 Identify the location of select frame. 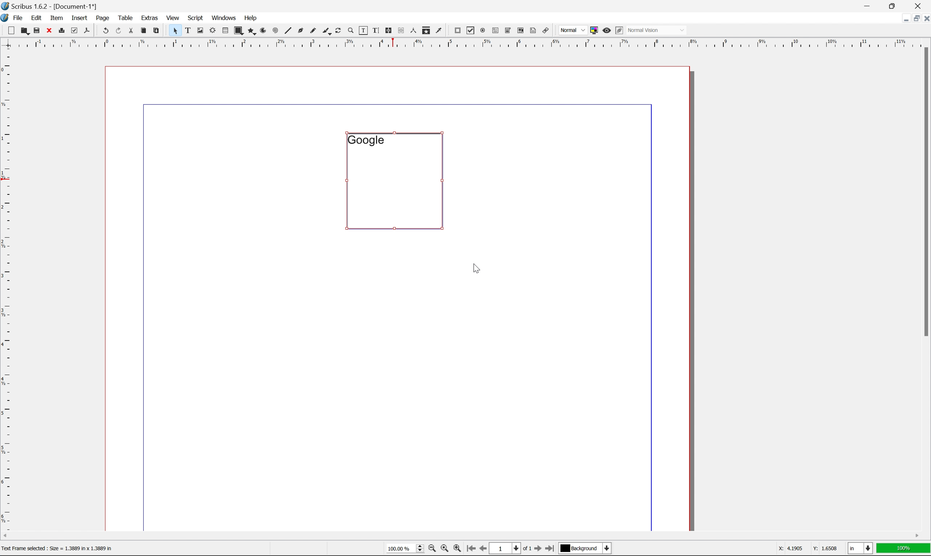
(175, 32).